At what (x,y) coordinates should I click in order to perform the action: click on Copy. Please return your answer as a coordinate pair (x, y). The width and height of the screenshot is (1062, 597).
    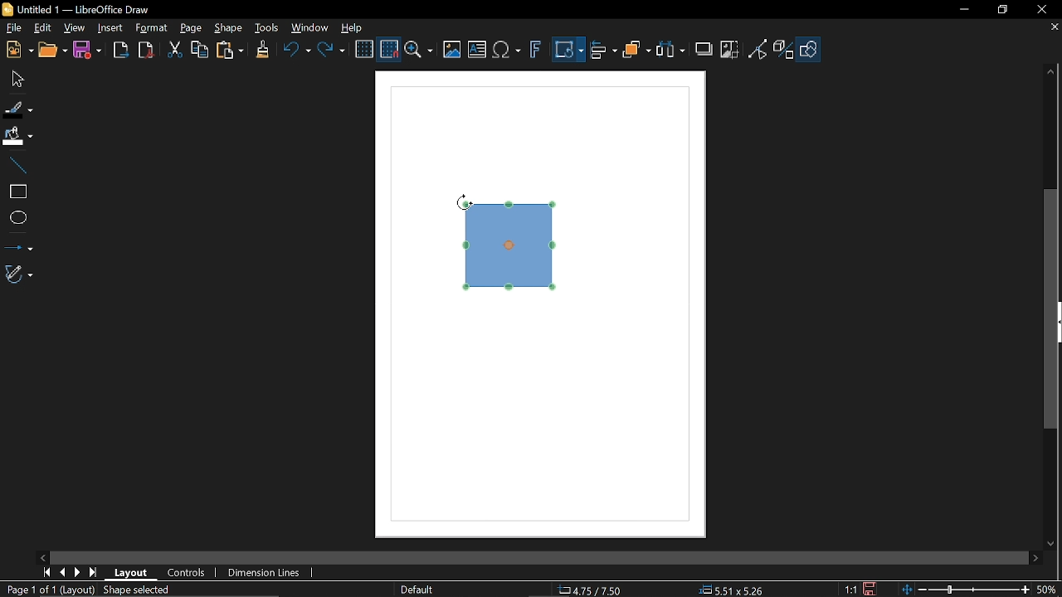
    Looking at the image, I should click on (200, 51).